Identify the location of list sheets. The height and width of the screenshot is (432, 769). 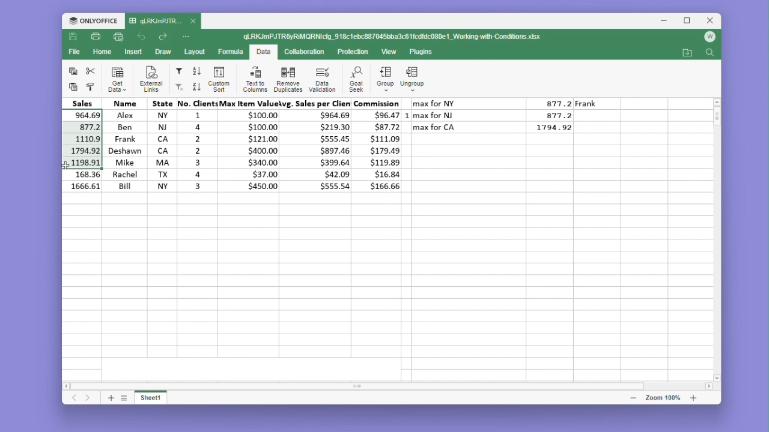
(124, 397).